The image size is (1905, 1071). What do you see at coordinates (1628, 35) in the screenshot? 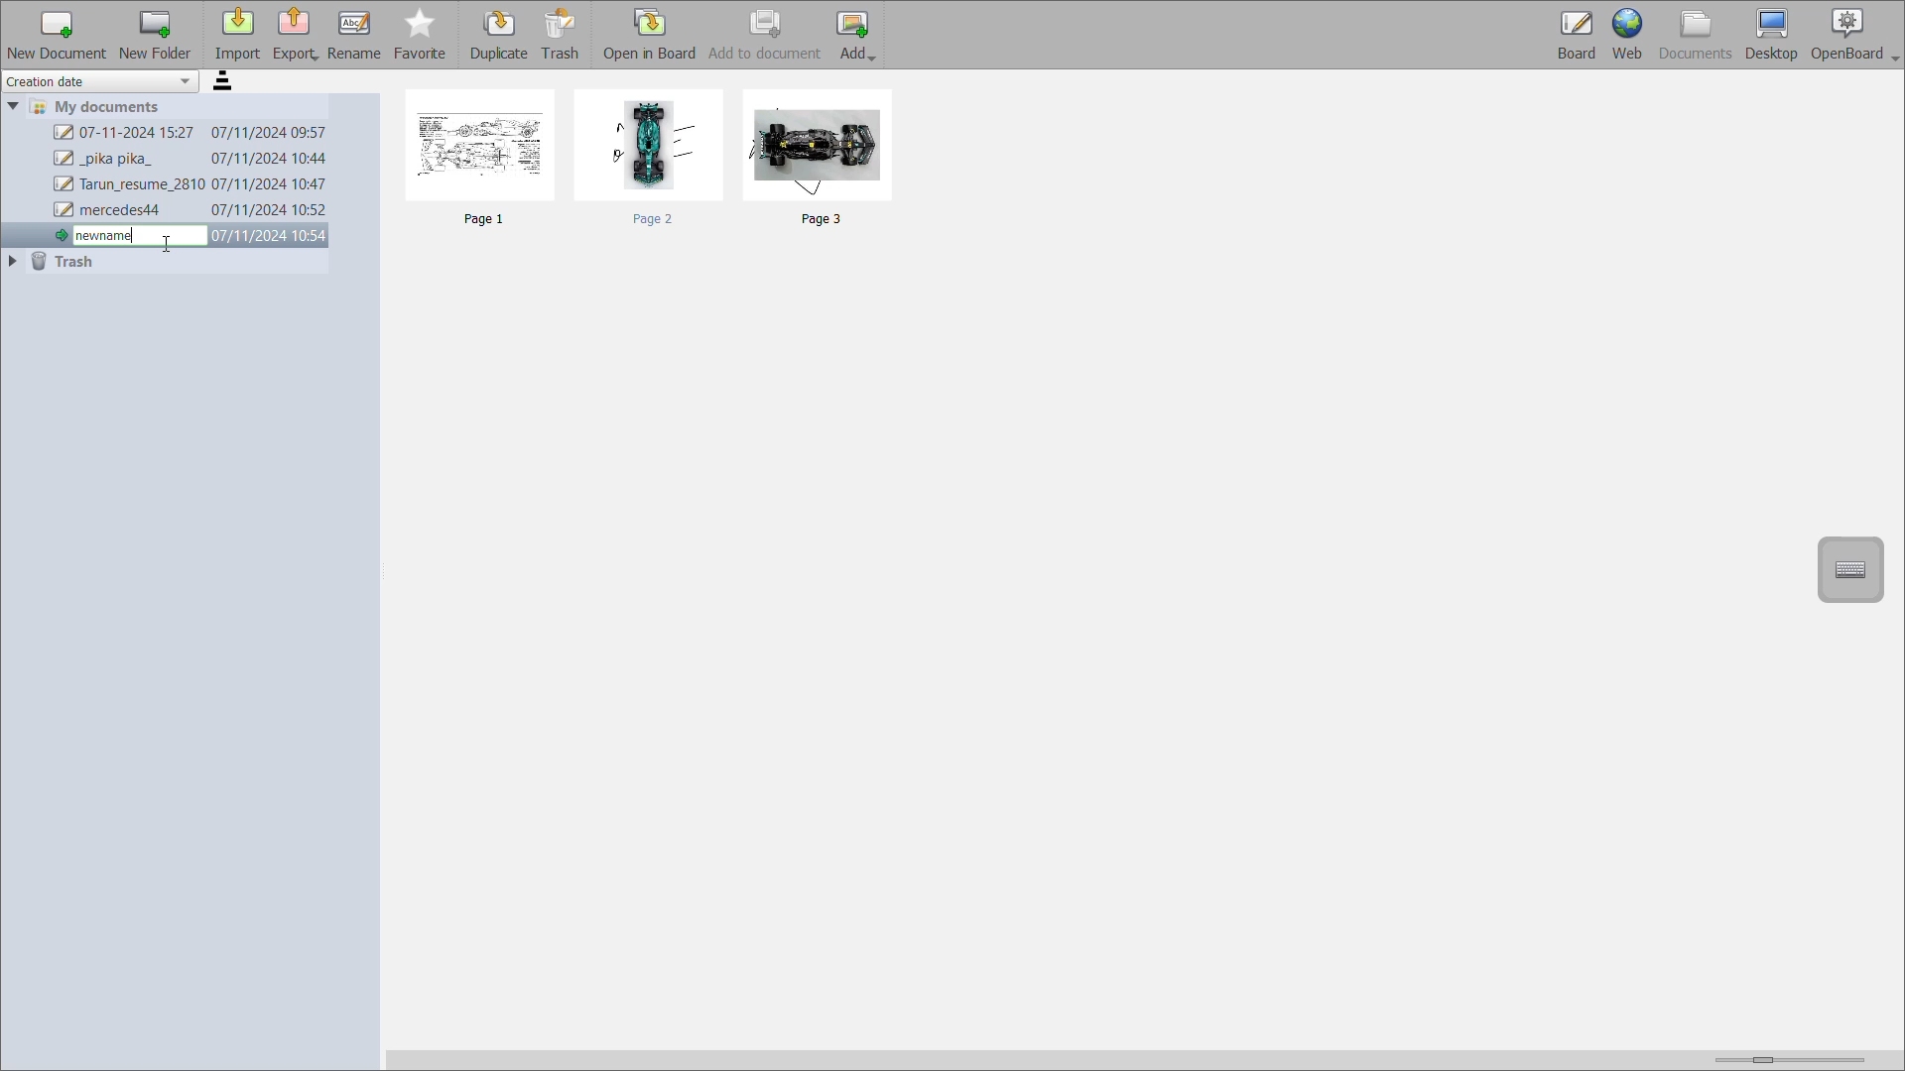
I see `web` at bounding box center [1628, 35].